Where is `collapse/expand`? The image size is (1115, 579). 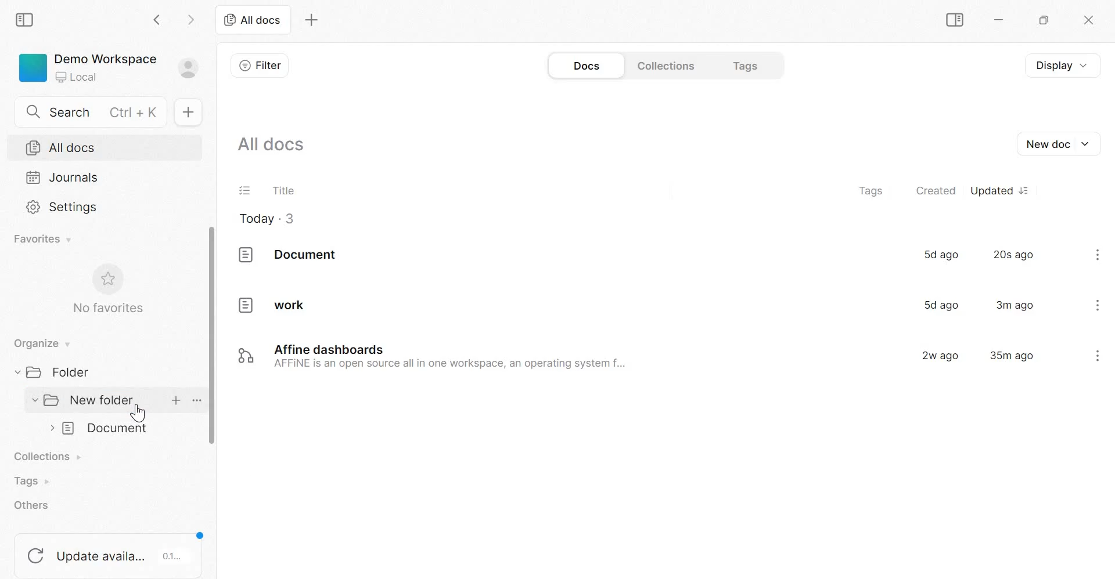
collapse/expand is located at coordinates (15, 372).